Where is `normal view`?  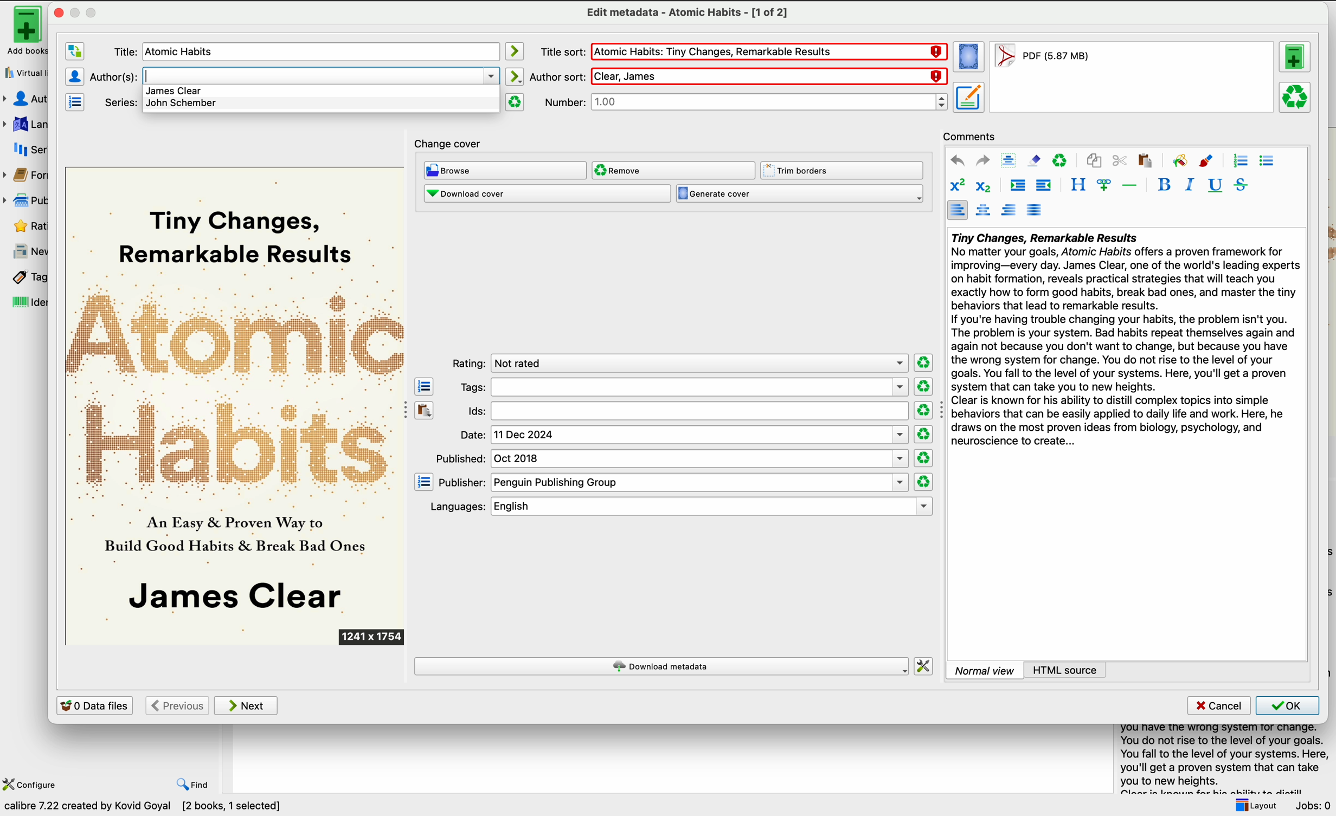
normal view is located at coordinates (985, 670).